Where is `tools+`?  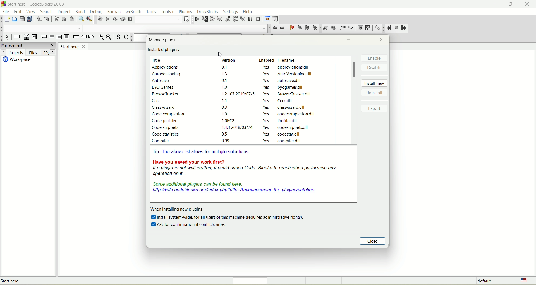 tools+ is located at coordinates (168, 12).